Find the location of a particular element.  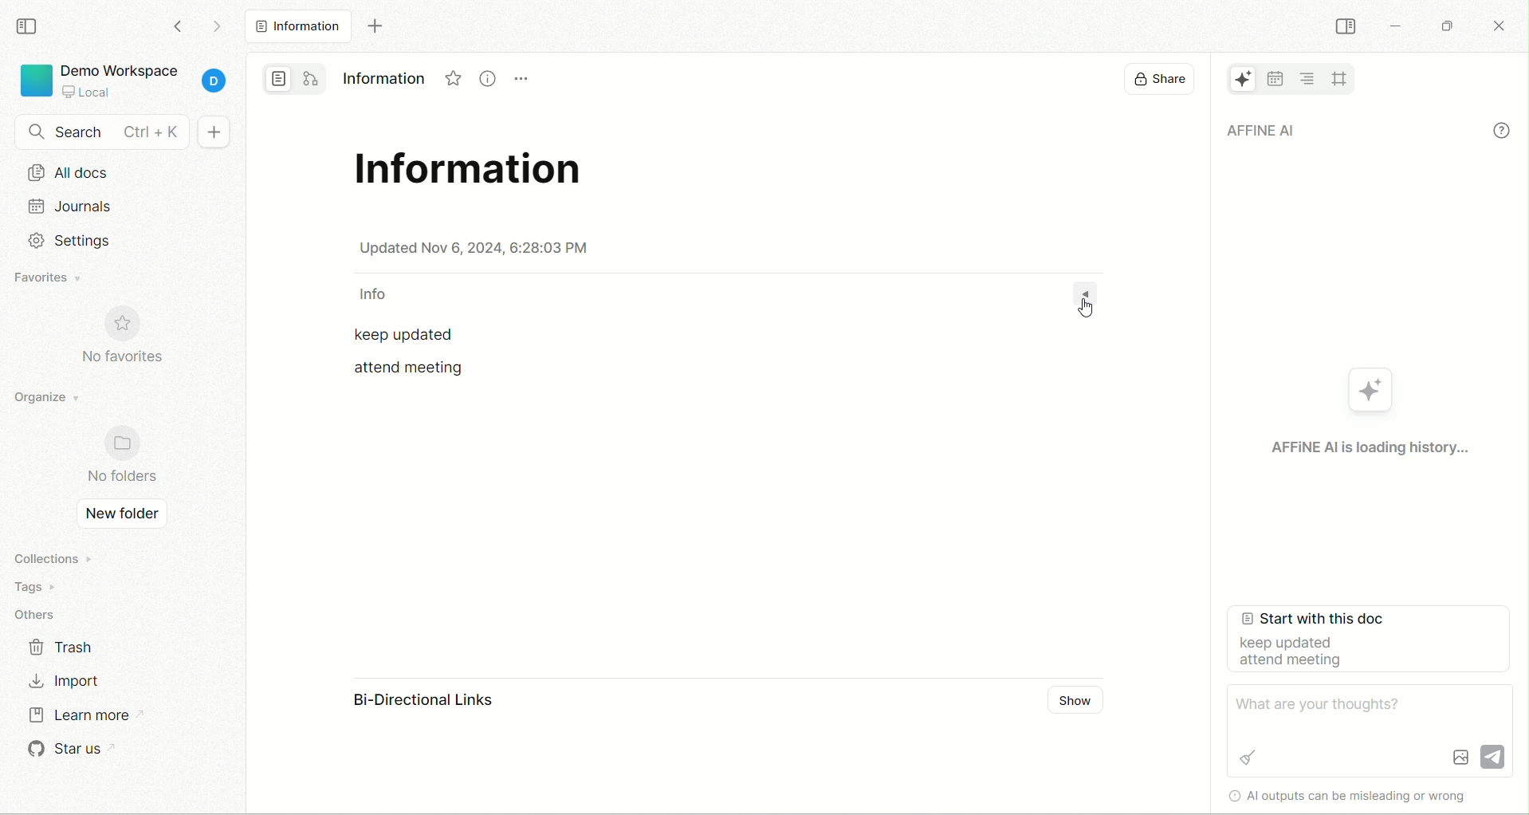

display is located at coordinates (1160, 81).